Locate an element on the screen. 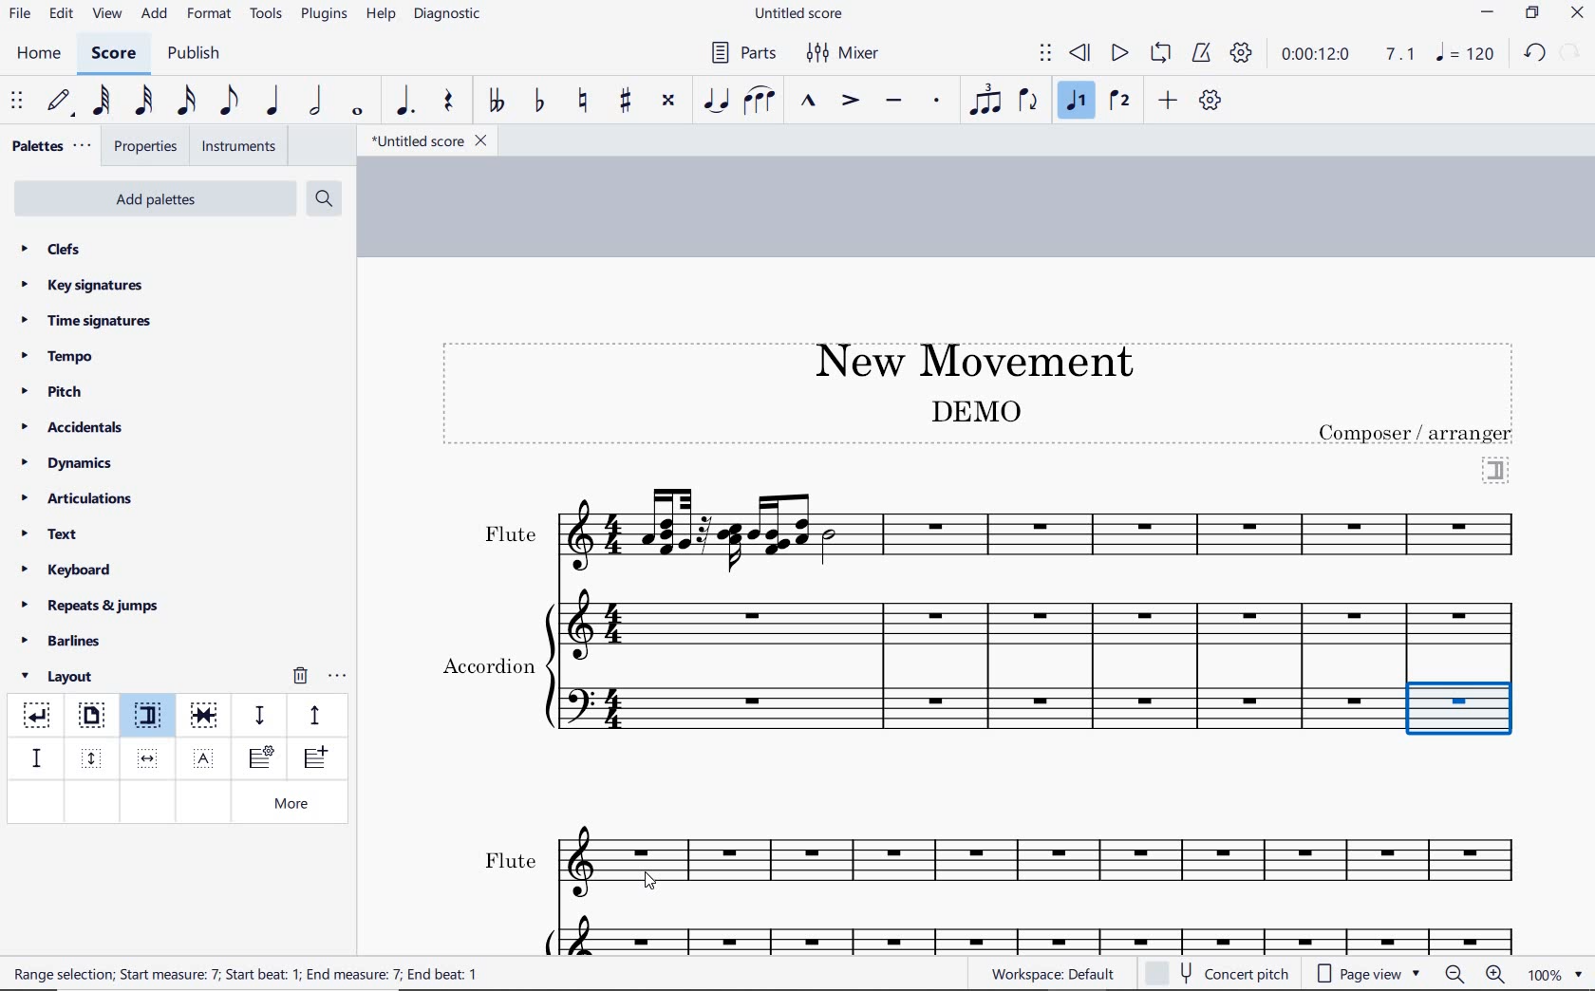 The width and height of the screenshot is (1595, 991). instruments is located at coordinates (235, 147).